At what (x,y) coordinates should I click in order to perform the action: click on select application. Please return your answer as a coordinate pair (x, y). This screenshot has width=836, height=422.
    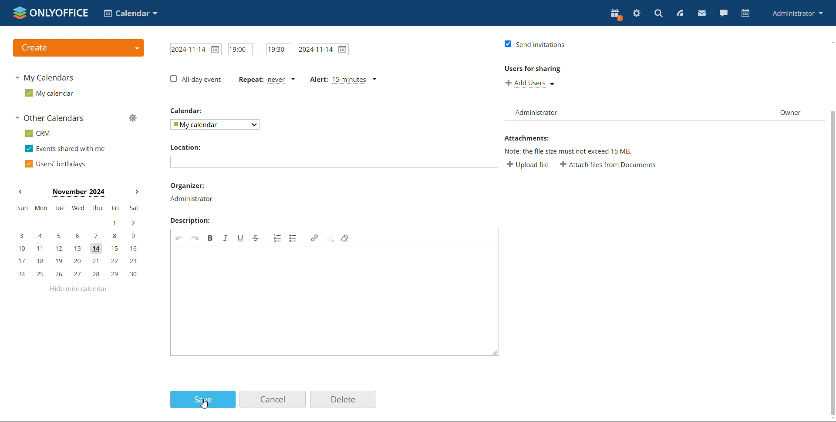
    Looking at the image, I should click on (131, 13).